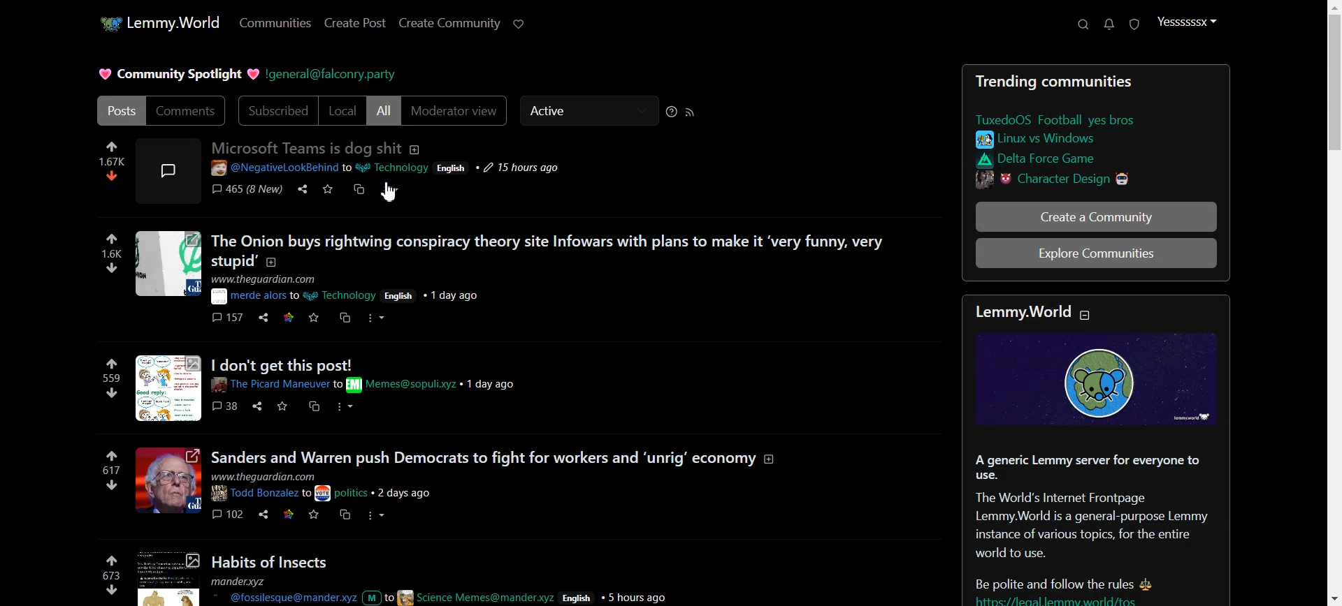 The height and width of the screenshot is (606, 1342). Describe the element at coordinates (276, 110) in the screenshot. I see `Subscribed` at that location.